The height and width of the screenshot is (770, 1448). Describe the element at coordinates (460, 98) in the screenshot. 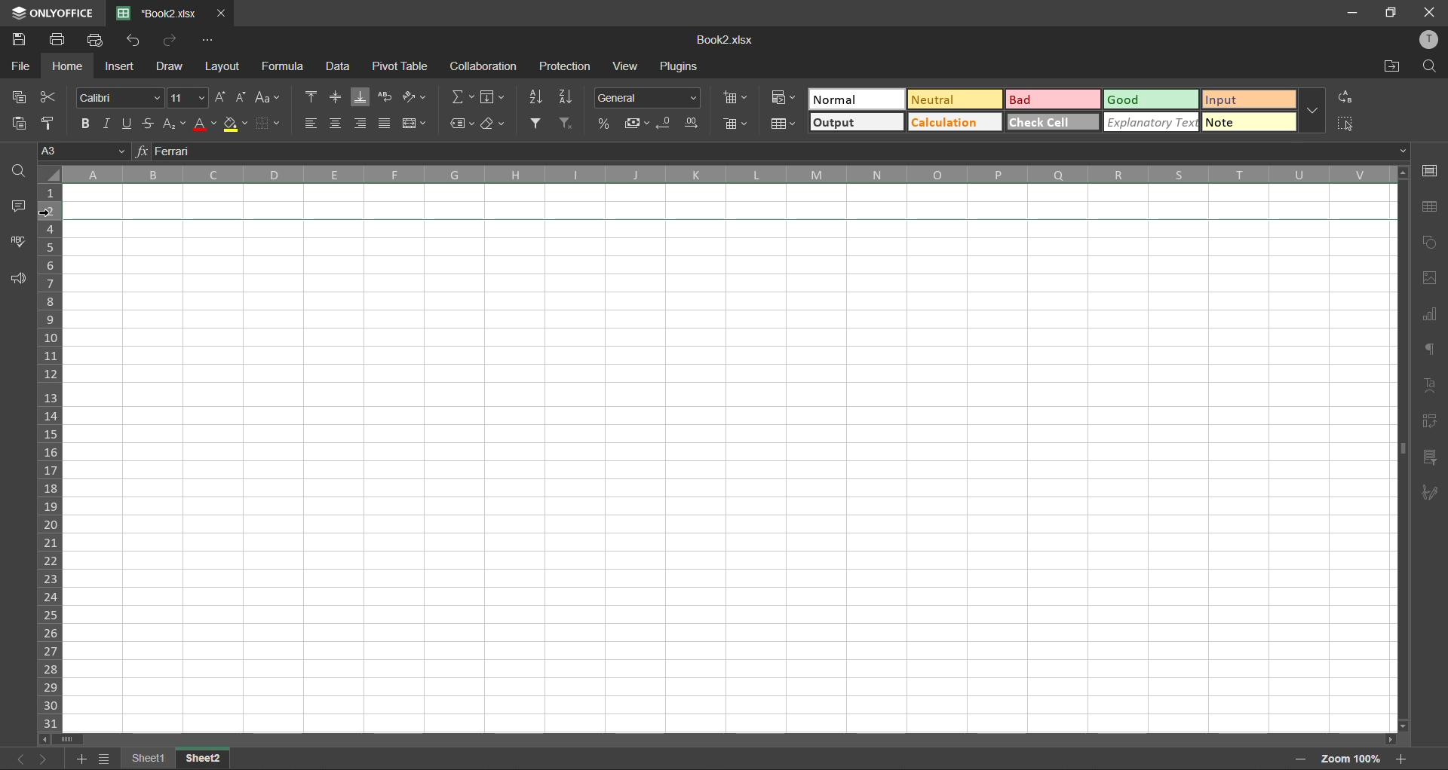

I see `summation` at that location.